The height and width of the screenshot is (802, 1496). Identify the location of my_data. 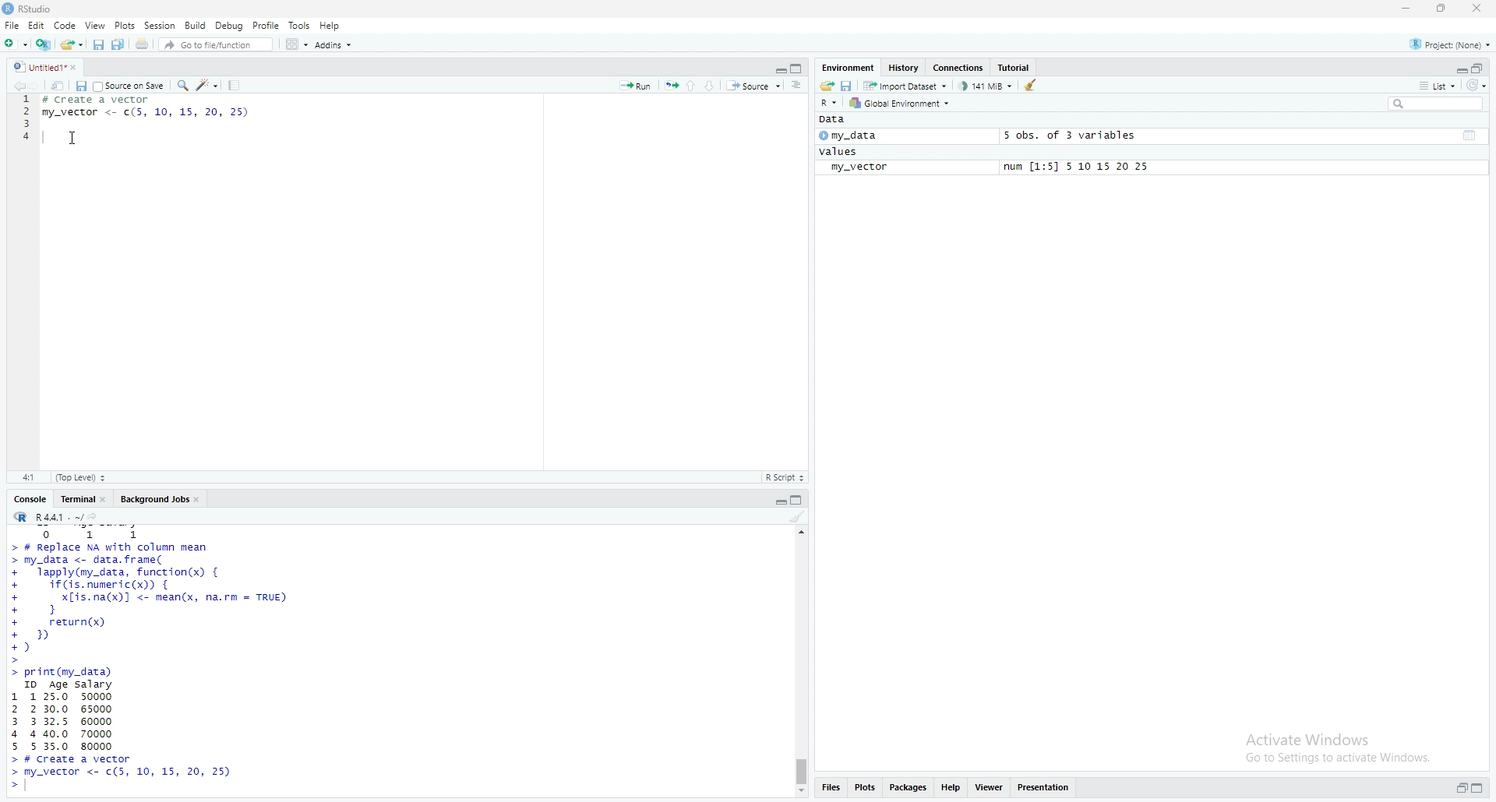
(852, 135).